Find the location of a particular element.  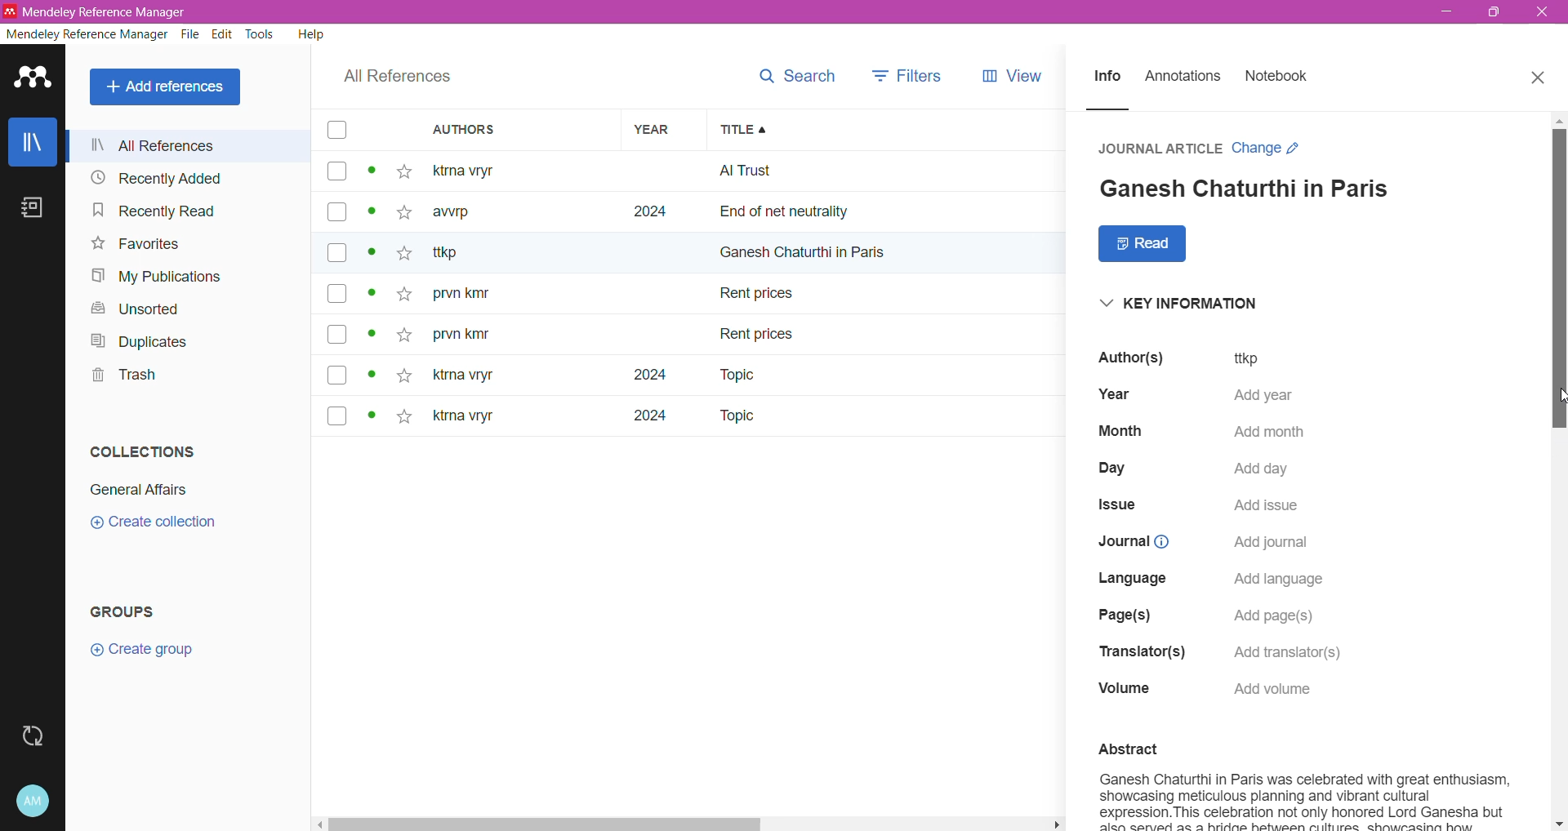

Application Logo is located at coordinates (33, 79).